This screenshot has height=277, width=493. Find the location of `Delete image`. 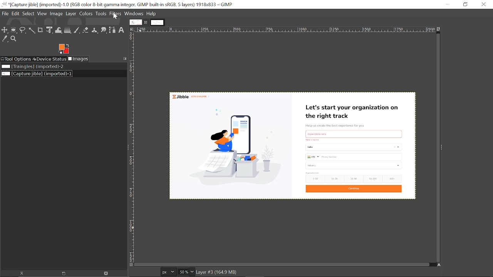

Delete image is located at coordinates (109, 273).